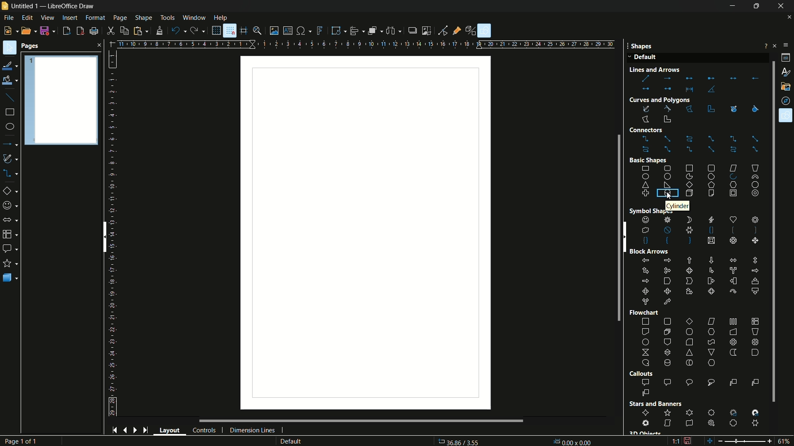 The width and height of the screenshot is (794, 446). I want to click on ellipse, so click(10, 127).